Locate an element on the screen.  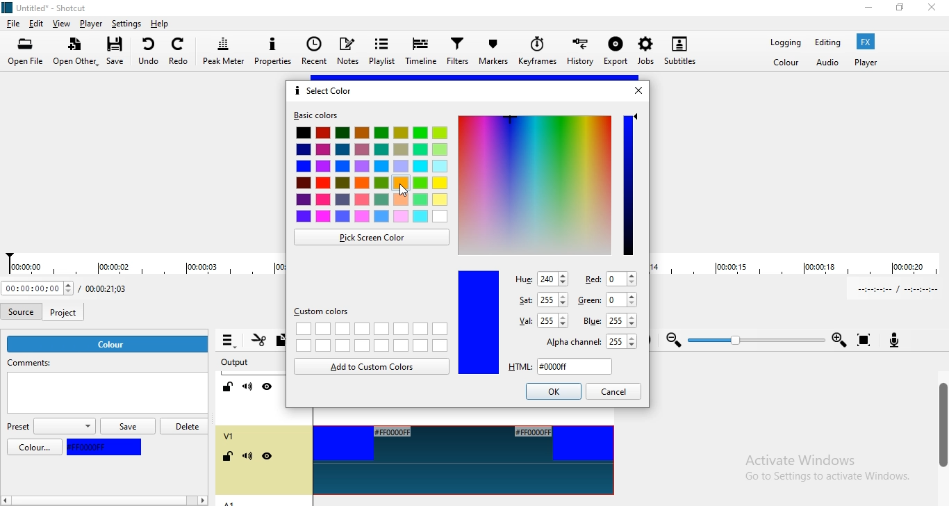
Zoom in is located at coordinates (839, 341).